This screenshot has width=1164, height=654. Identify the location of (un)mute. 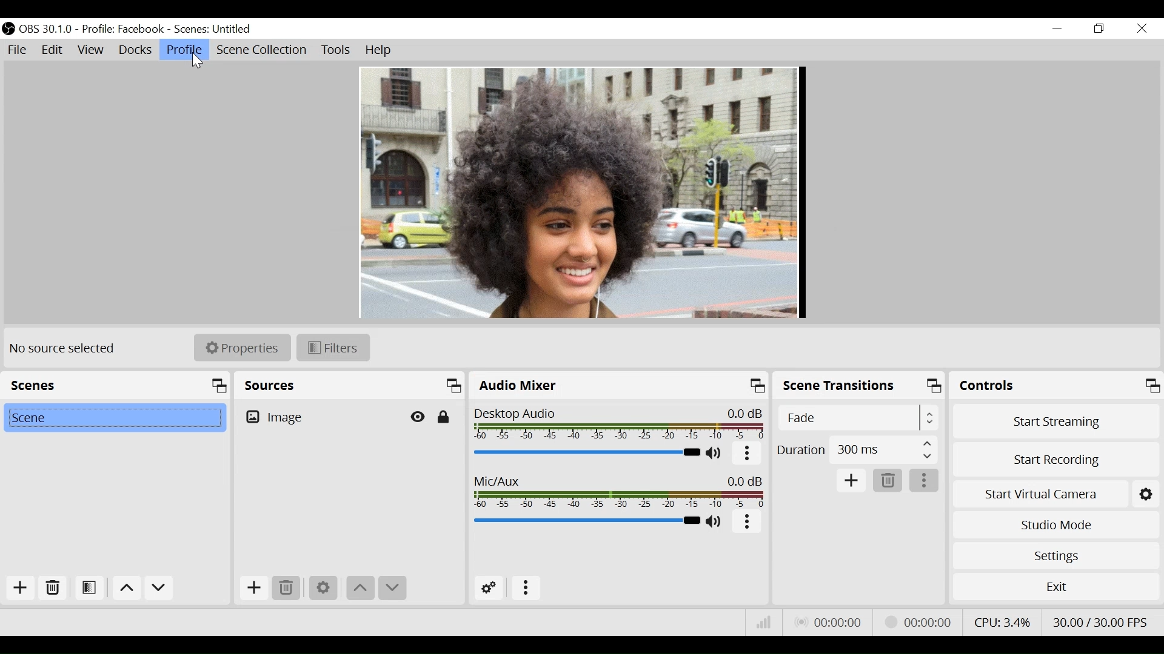
(717, 522).